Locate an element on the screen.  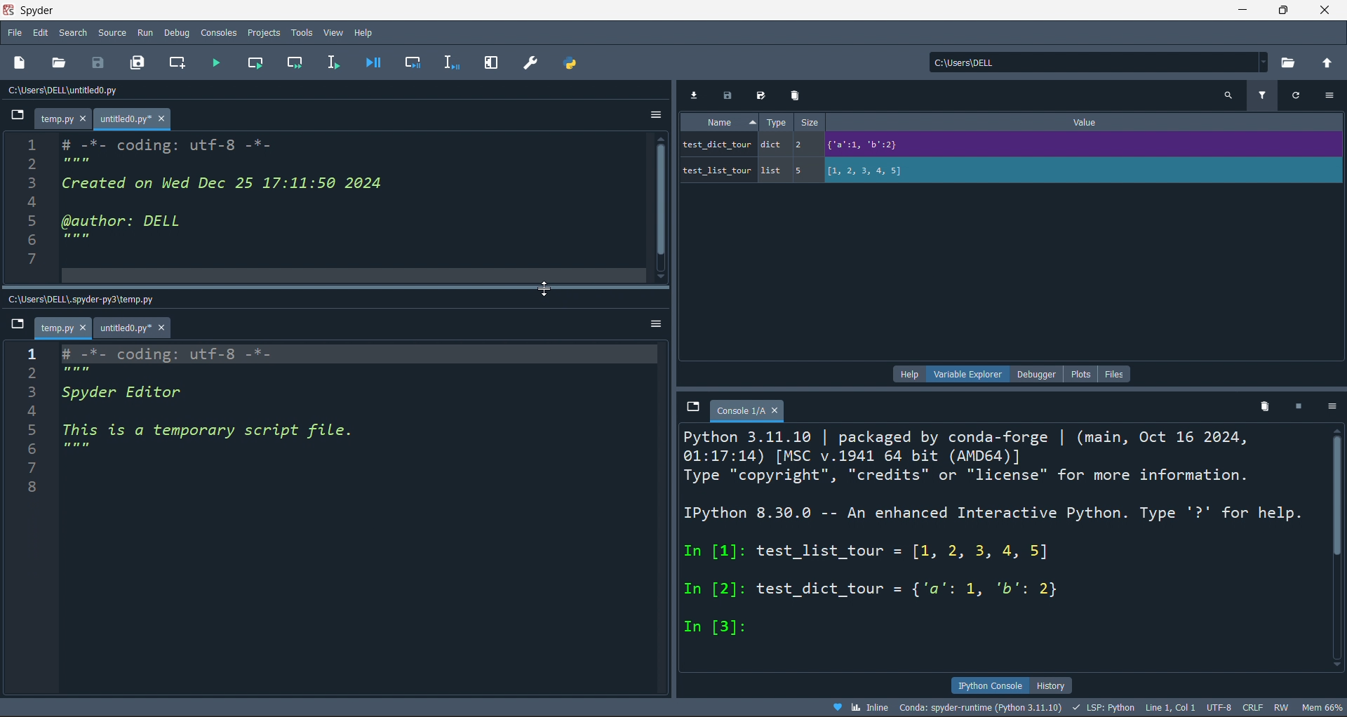
debug line is located at coordinates (453, 64).